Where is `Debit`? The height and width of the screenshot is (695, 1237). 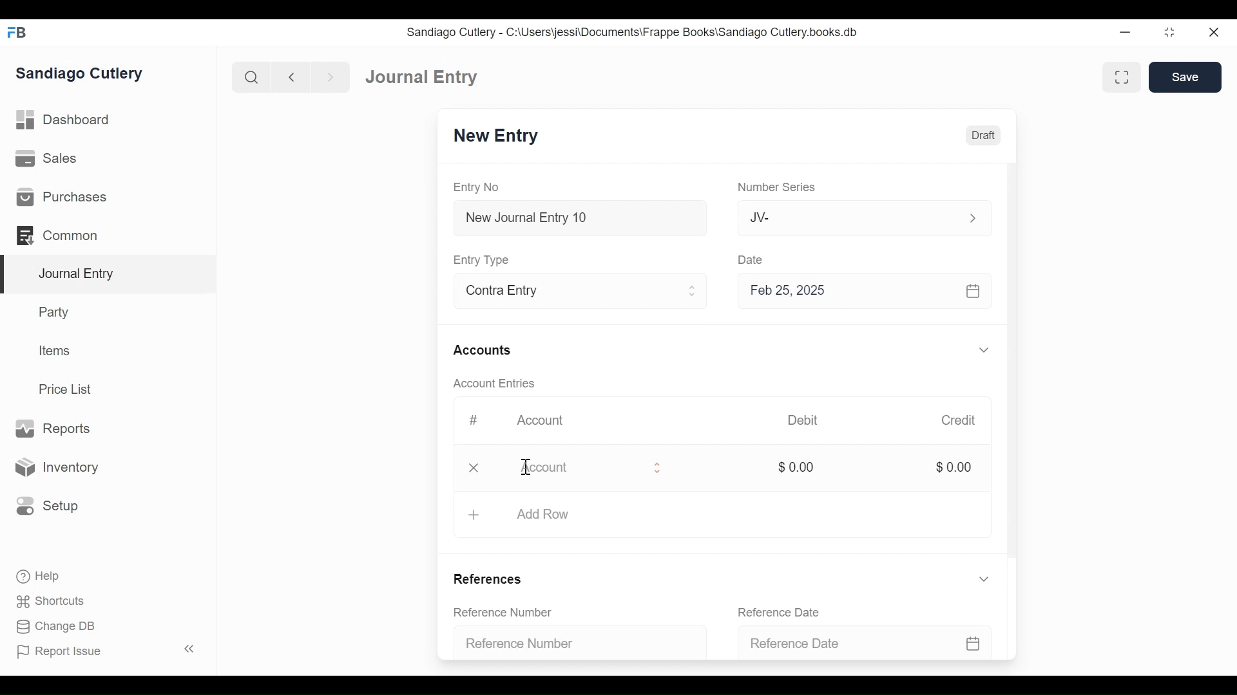
Debit is located at coordinates (808, 420).